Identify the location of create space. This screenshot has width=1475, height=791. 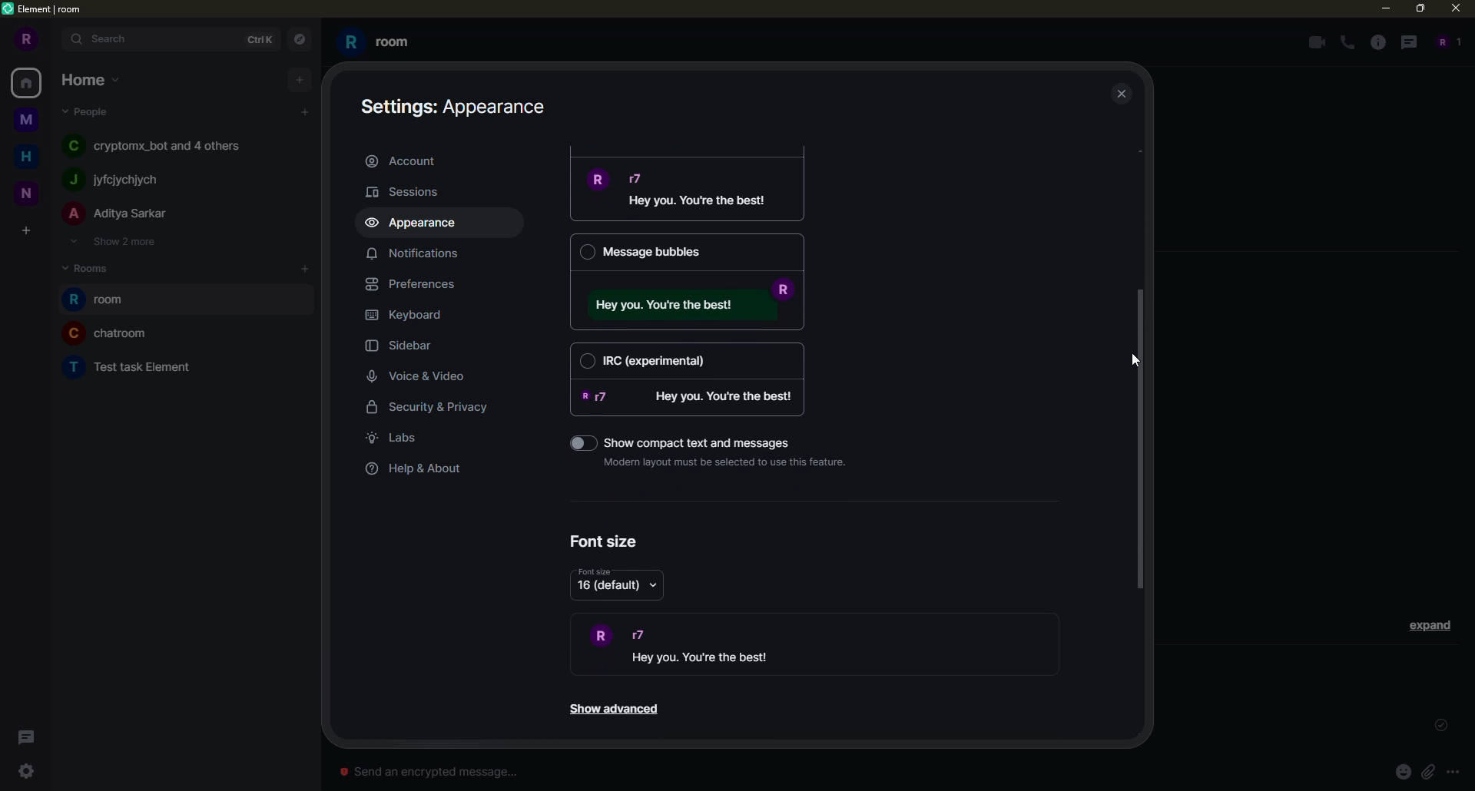
(25, 232).